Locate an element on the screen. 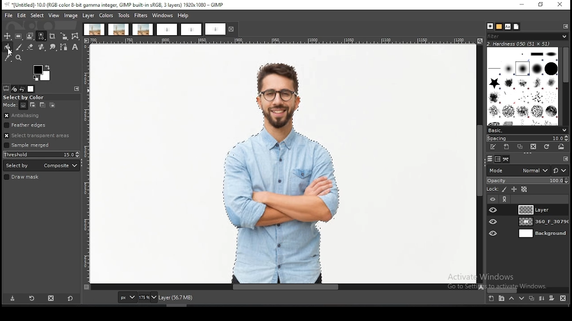 The image size is (572, 321). rectangle select tool is located at coordinates (18, 36).